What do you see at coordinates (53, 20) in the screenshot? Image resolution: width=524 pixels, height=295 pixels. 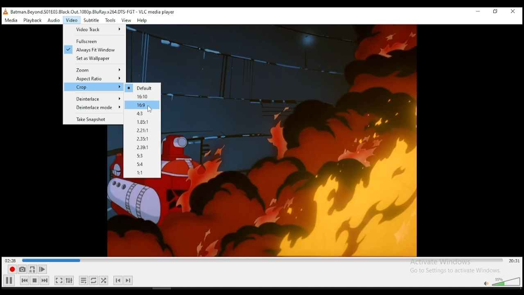 I see `audio` at bounding box center [53, 20].